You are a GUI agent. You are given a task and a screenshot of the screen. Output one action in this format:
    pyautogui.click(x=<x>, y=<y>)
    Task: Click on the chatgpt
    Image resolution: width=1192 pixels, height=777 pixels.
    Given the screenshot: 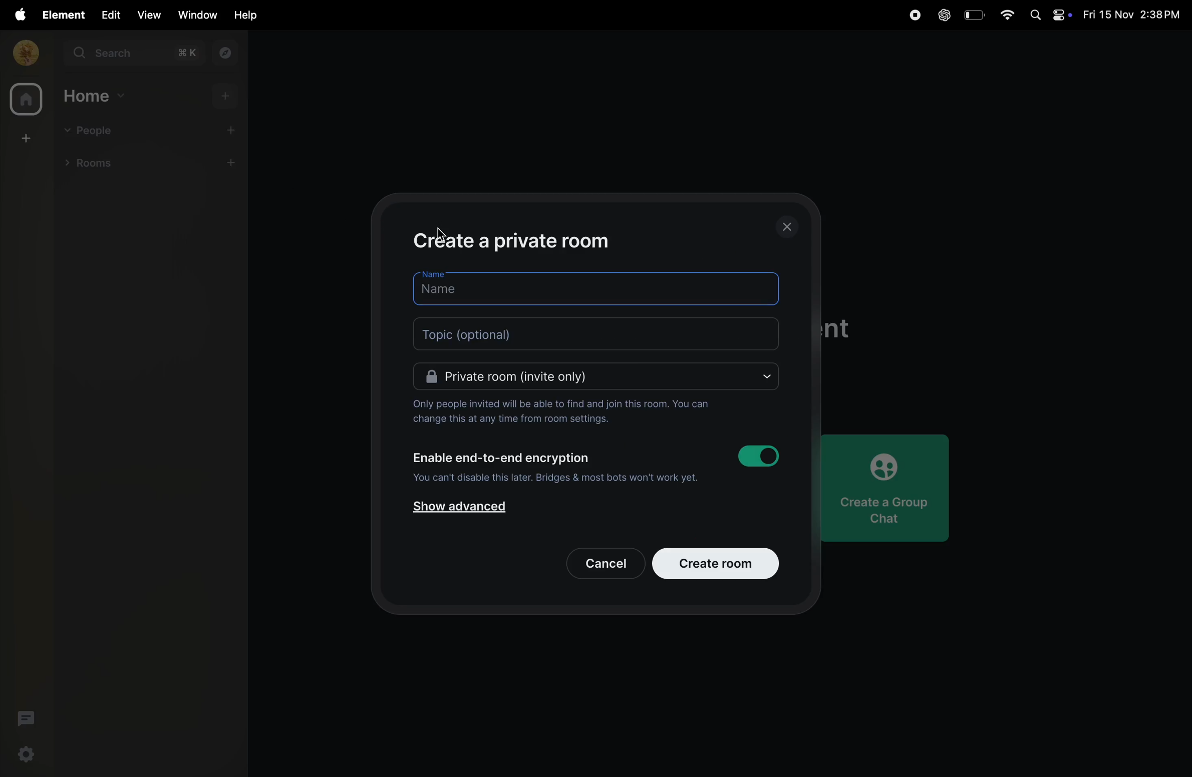 What is the action you would take?
    pyautogui.click(x=944, y=16)
    